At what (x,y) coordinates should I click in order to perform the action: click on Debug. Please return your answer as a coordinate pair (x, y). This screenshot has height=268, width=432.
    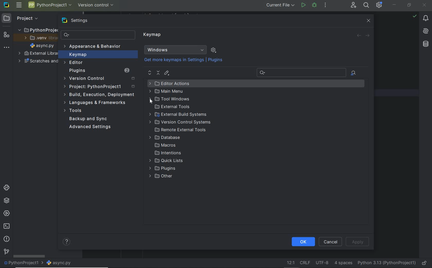
    Looking at the image, I should click on (314, 5).